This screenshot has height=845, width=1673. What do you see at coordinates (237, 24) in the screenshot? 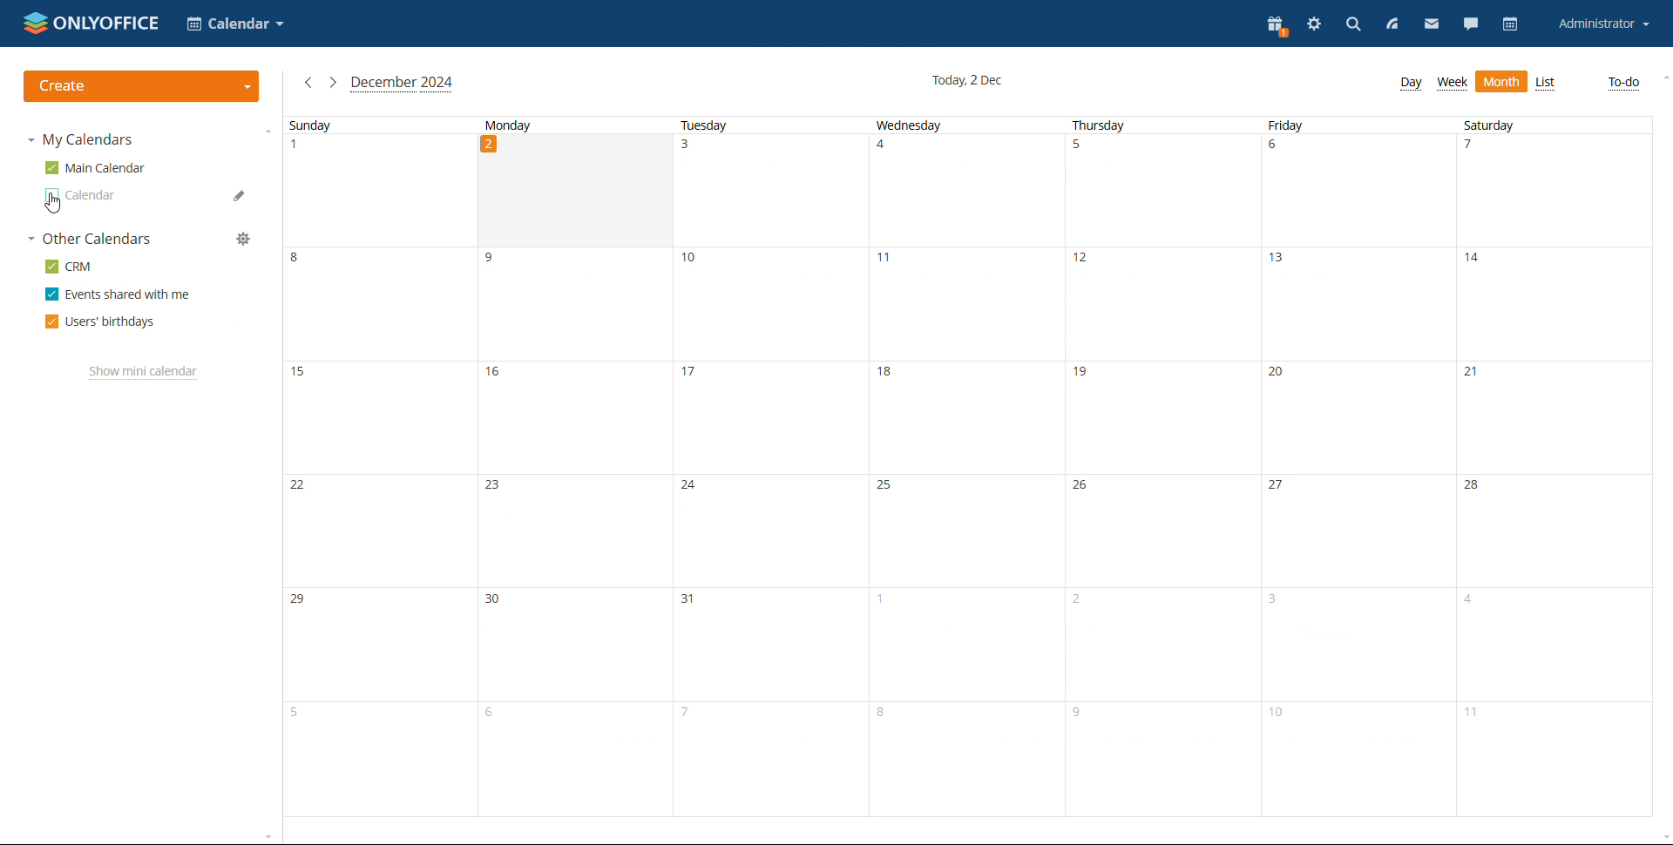
I see `select application` at bounding box center [237, 24].